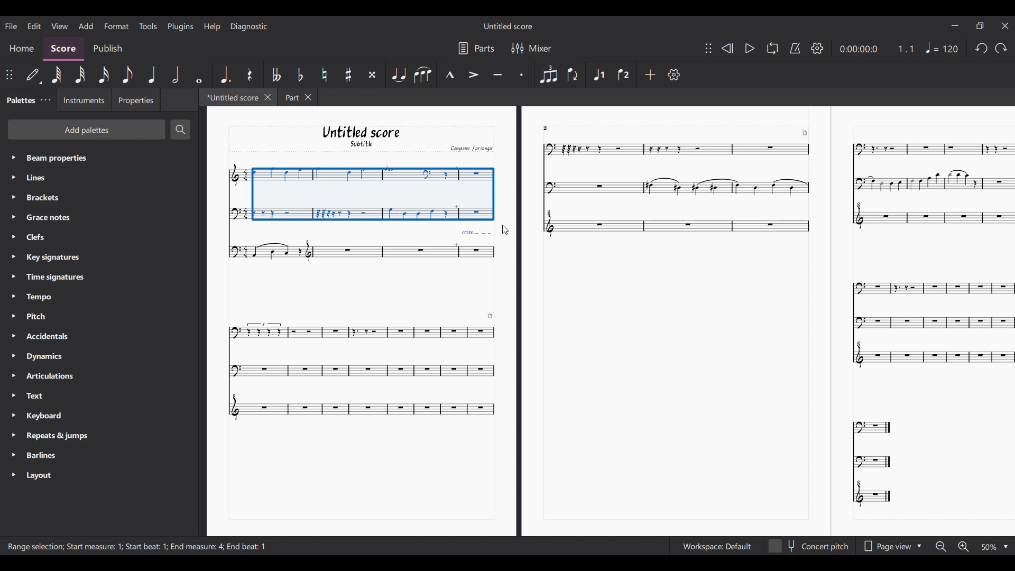 The image size is (1015, 571). I want to click on 64th note, so click(58, 75).